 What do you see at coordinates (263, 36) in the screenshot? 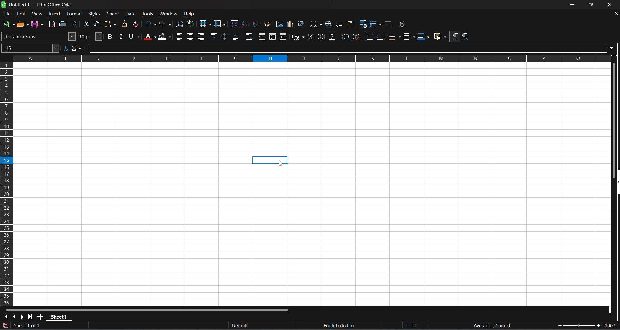
I see `merge and center or unmerge cells depending on the current toggle state` at bounding box center [263, 36].